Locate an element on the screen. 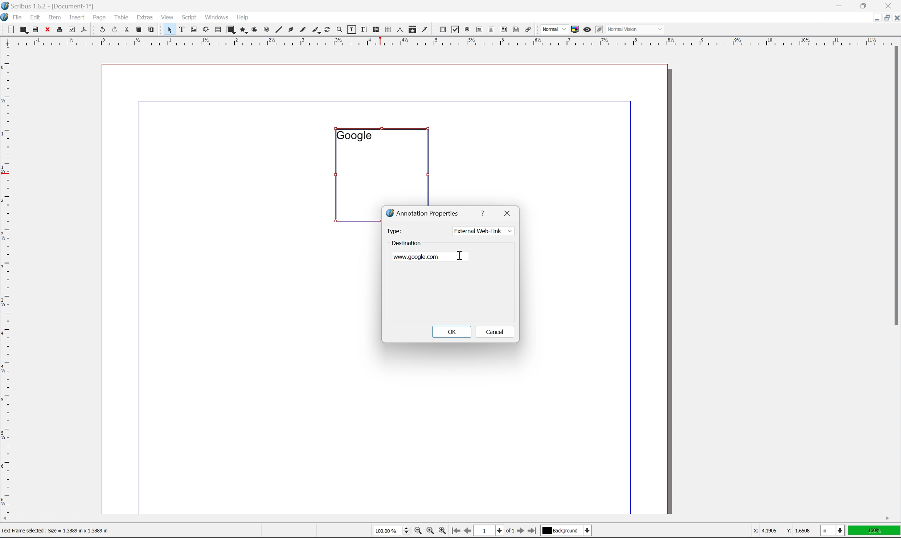  preview mode is located at coordinates (586, 29).